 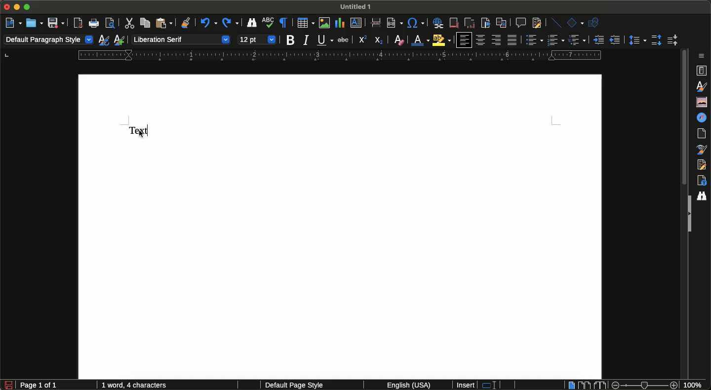 What do you see at coordinates (399, 40) in the screenshot?
I see `Clear direct formatting` at bounding box center [399, 40].